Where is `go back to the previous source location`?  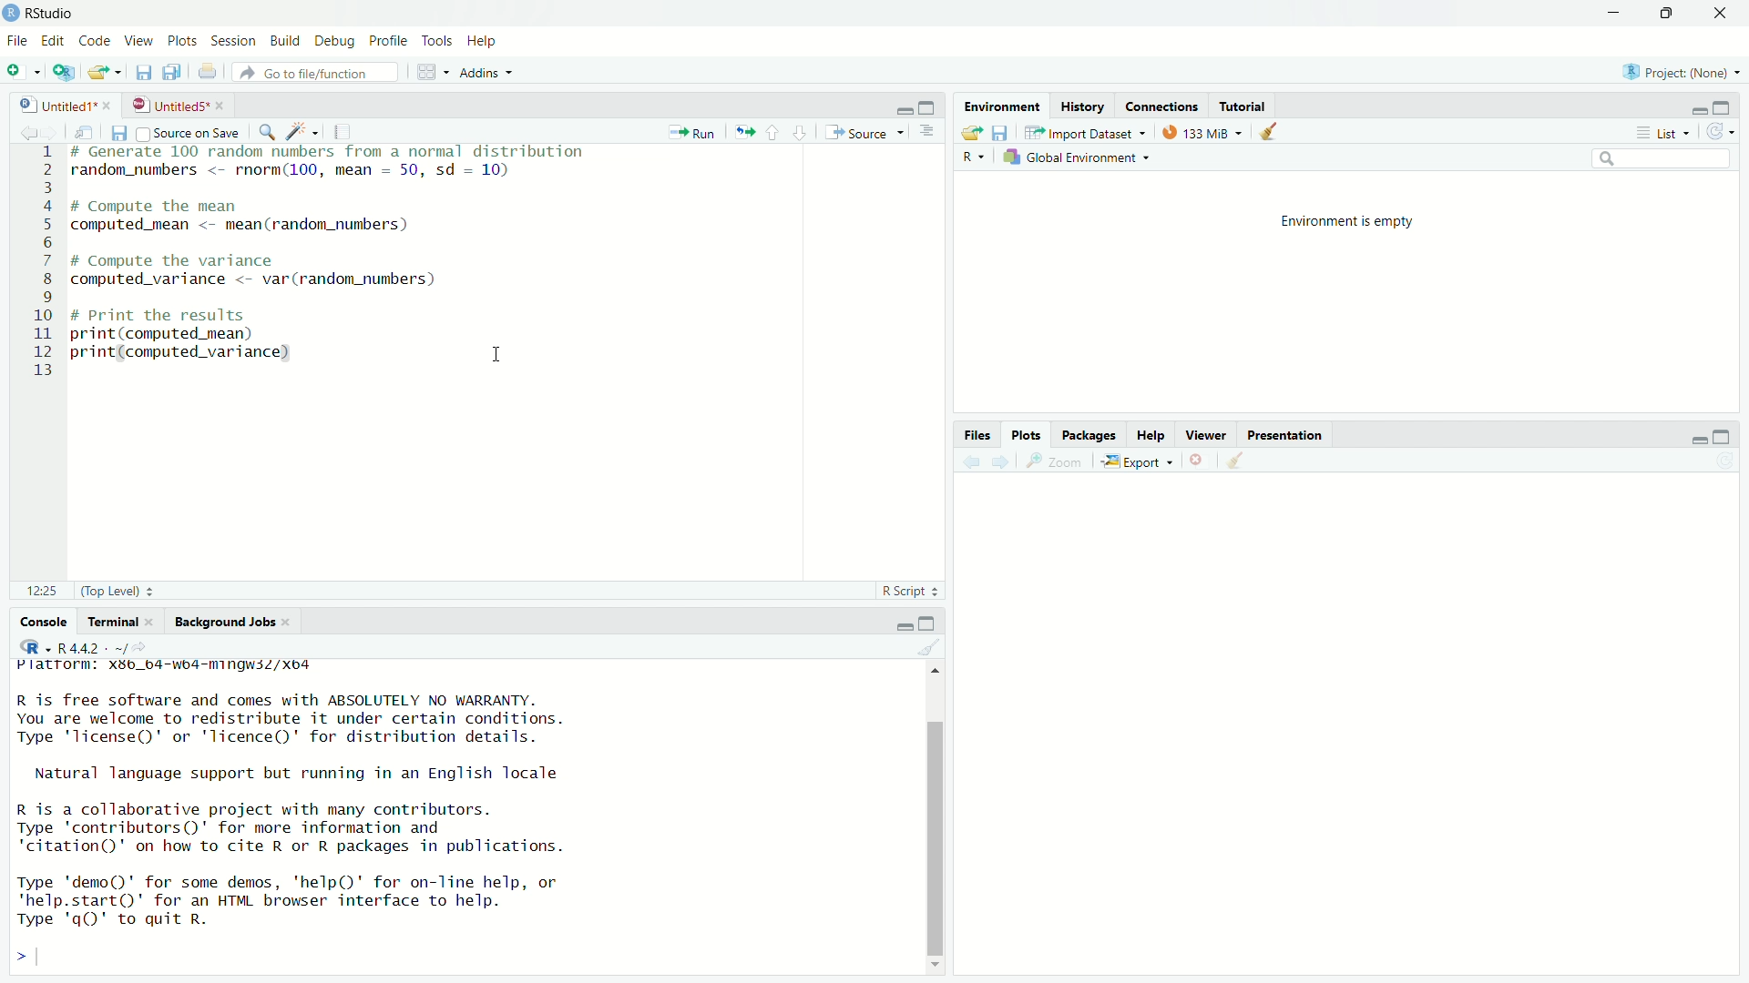
go back to the previous source location is located at coordinates (17, 130).